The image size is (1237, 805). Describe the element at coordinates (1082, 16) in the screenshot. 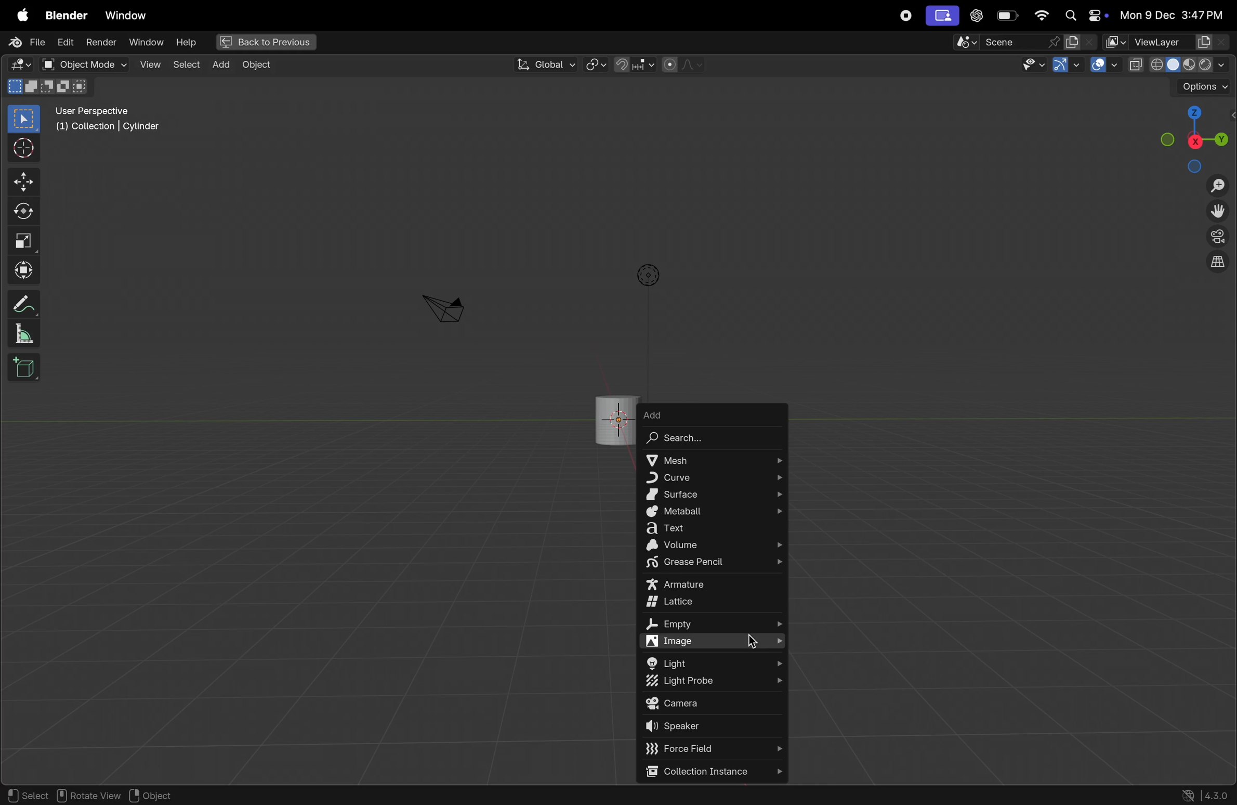

I see `apple widgets` at that location.